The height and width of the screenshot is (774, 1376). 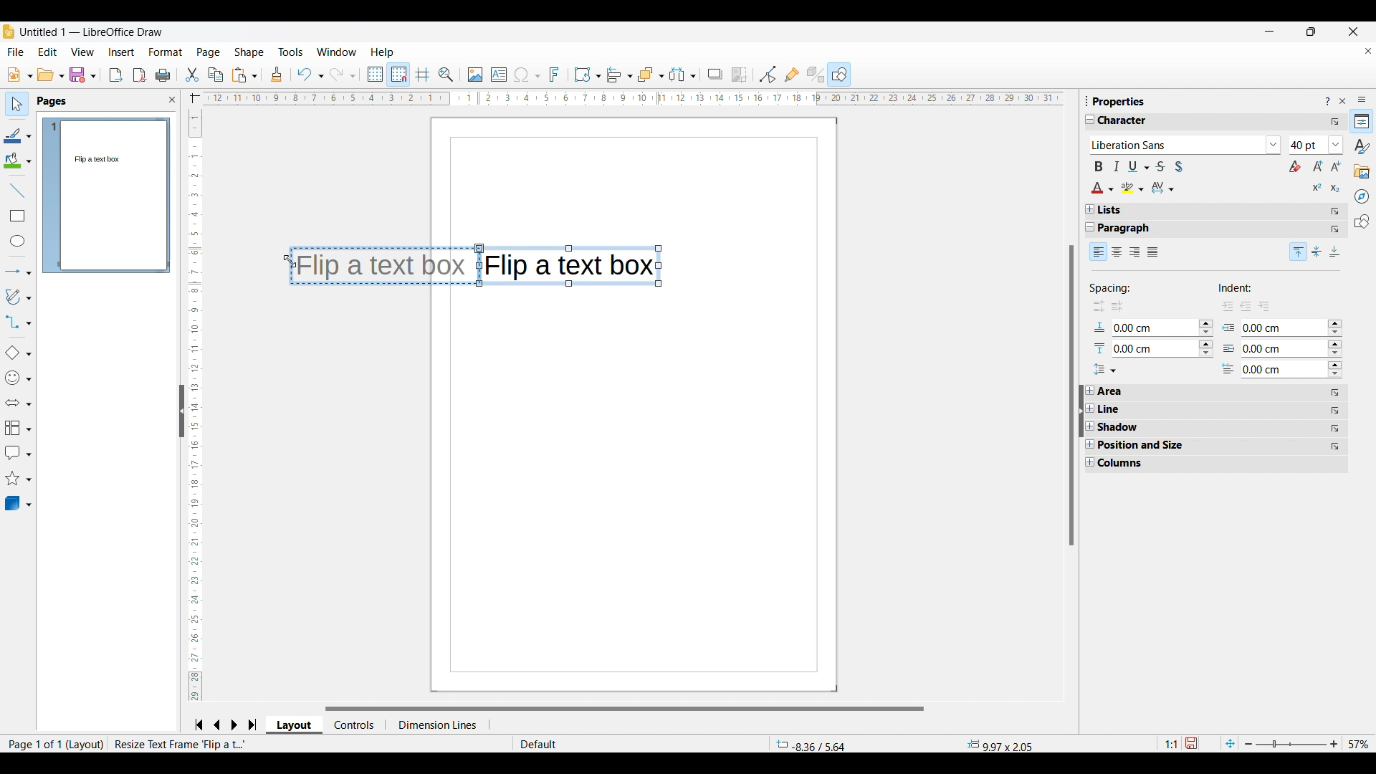 I want to click on Save options, so click(x=83, y=75).